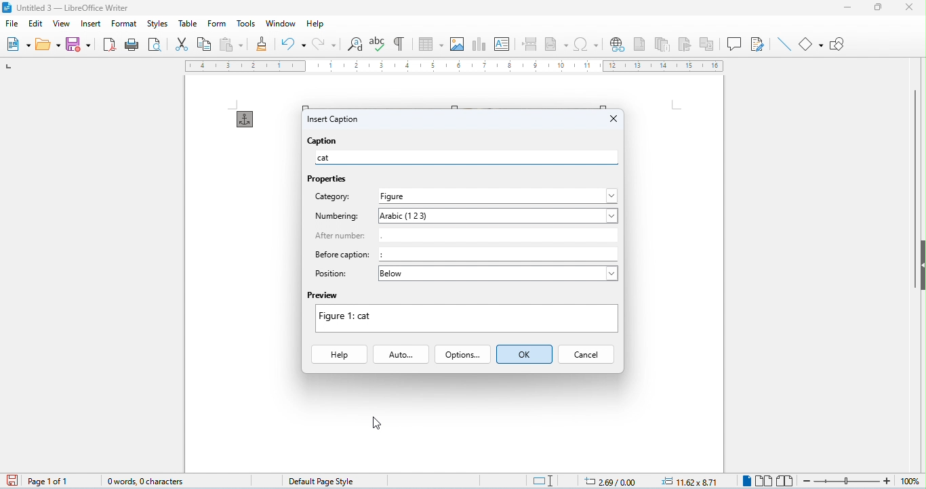 This screenshot has width=926, height=489. Describe the element at coordinates (355, 45) in the screenshot. I see `find and replace` at that location.